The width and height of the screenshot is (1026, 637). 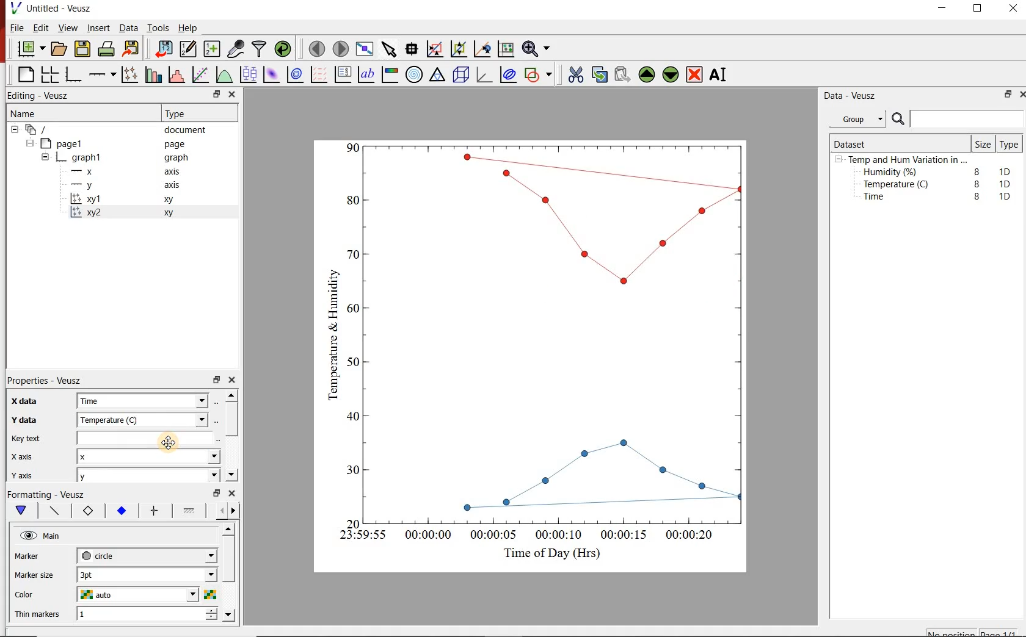 What do you see at coordinates (413, 49) in the screenshot?
I see `Read data points on the graph` at bounding box center [413, 49].